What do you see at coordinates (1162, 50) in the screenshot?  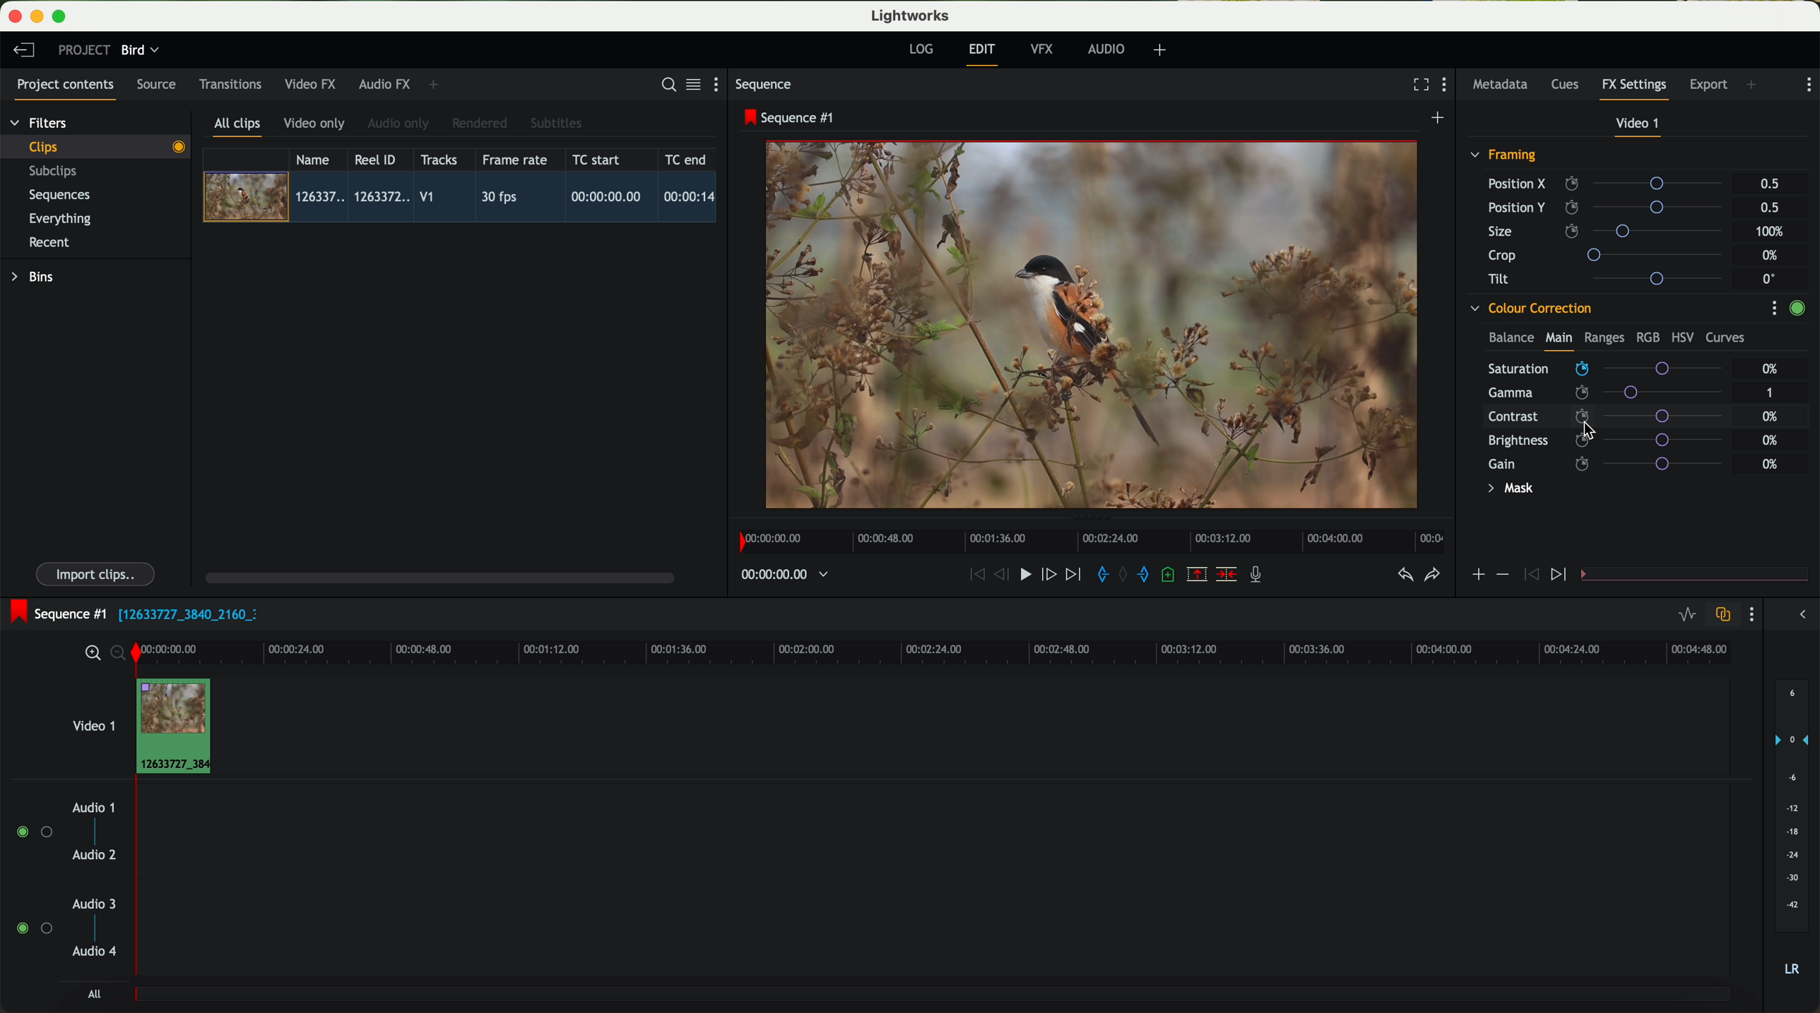 I see `add, remove and create layouts` at bounding box center [1162, 50].